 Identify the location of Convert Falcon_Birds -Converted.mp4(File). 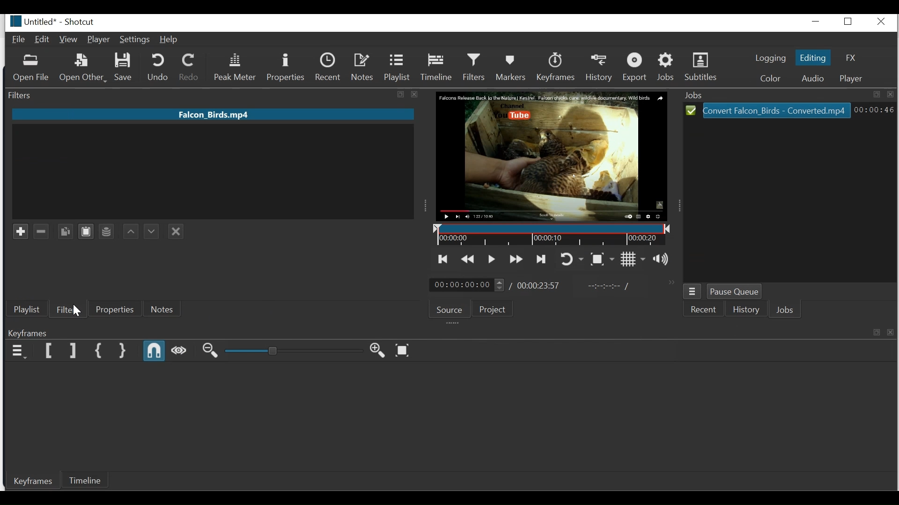
(768, 110).